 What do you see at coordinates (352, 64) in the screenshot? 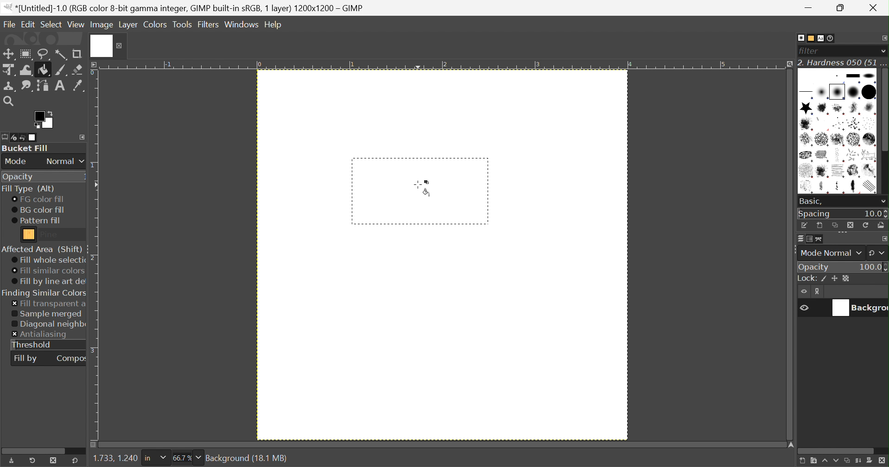
I see `1` at bounding box center [352, 64].